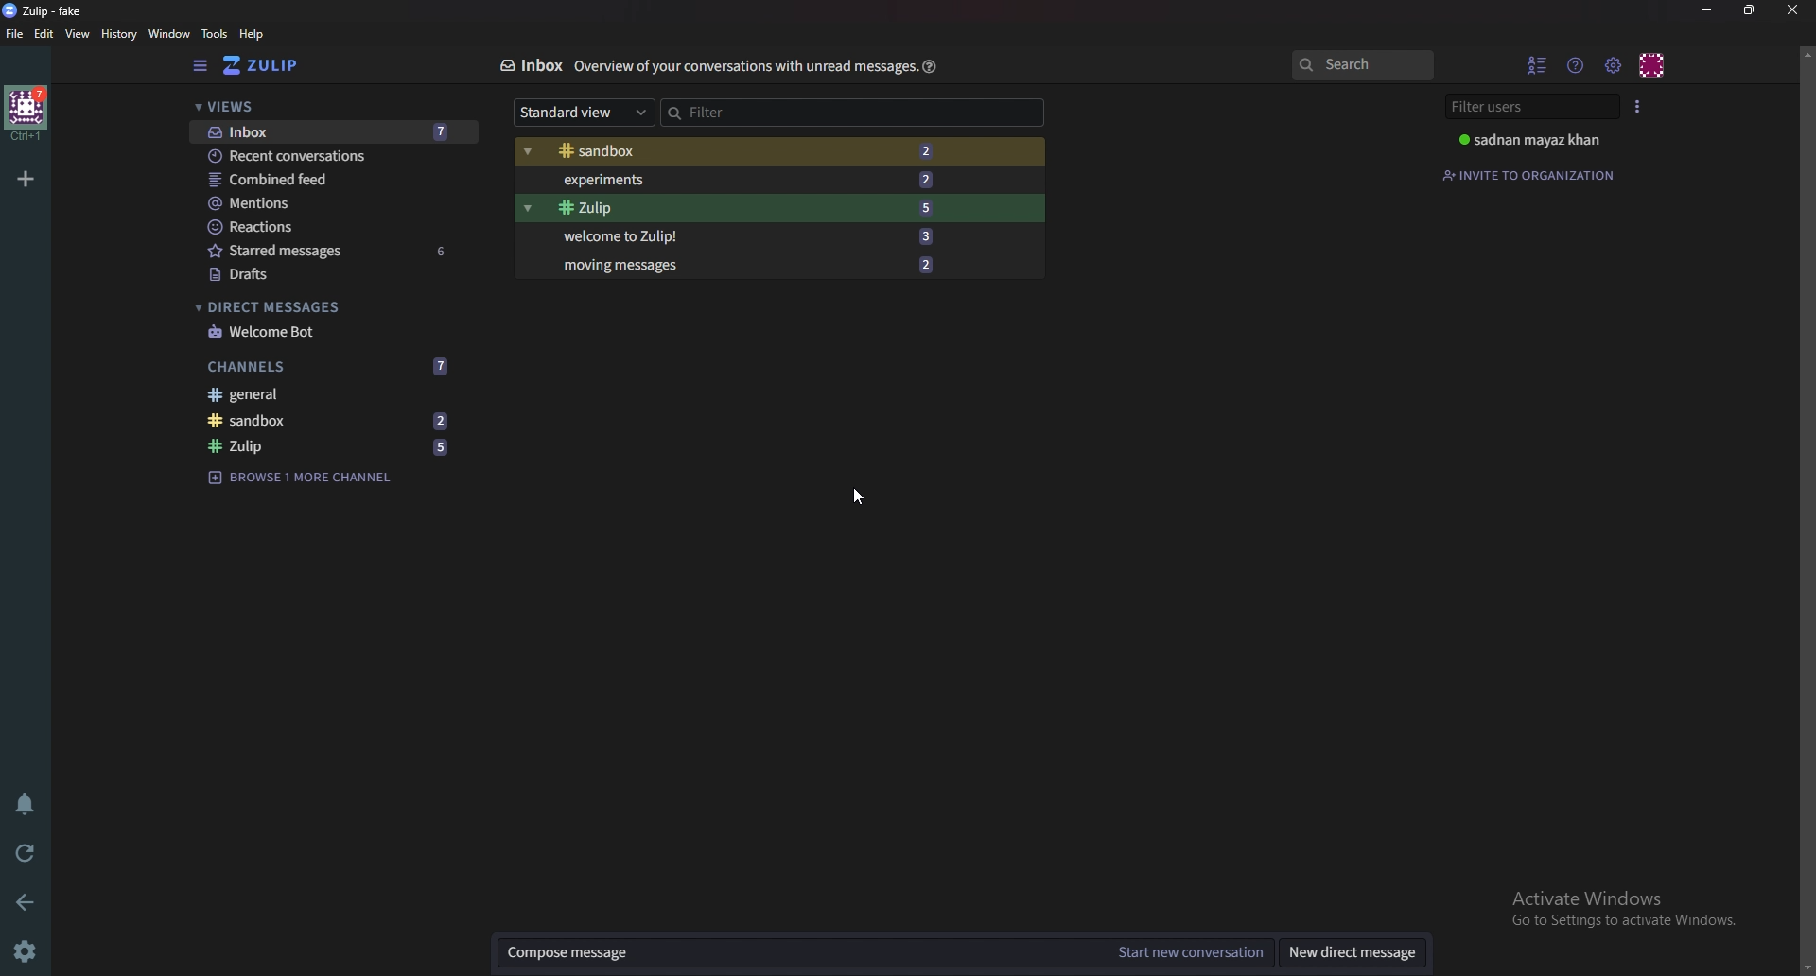 This screenshot has width=1816, height=976. What do you see at coordinates (1806, 510) in the screenshot?
I see `Scroll bar` at bounding box center [1806, 510].